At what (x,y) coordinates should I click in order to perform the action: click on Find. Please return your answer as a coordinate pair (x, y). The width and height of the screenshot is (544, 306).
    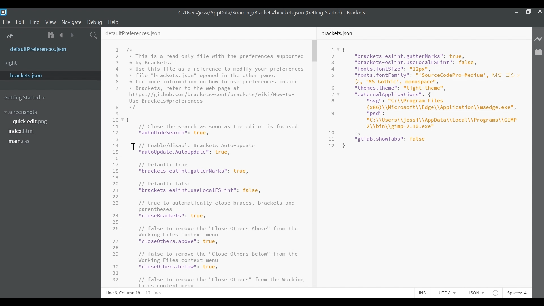
    Looking at the image, I should click on (35, 22).